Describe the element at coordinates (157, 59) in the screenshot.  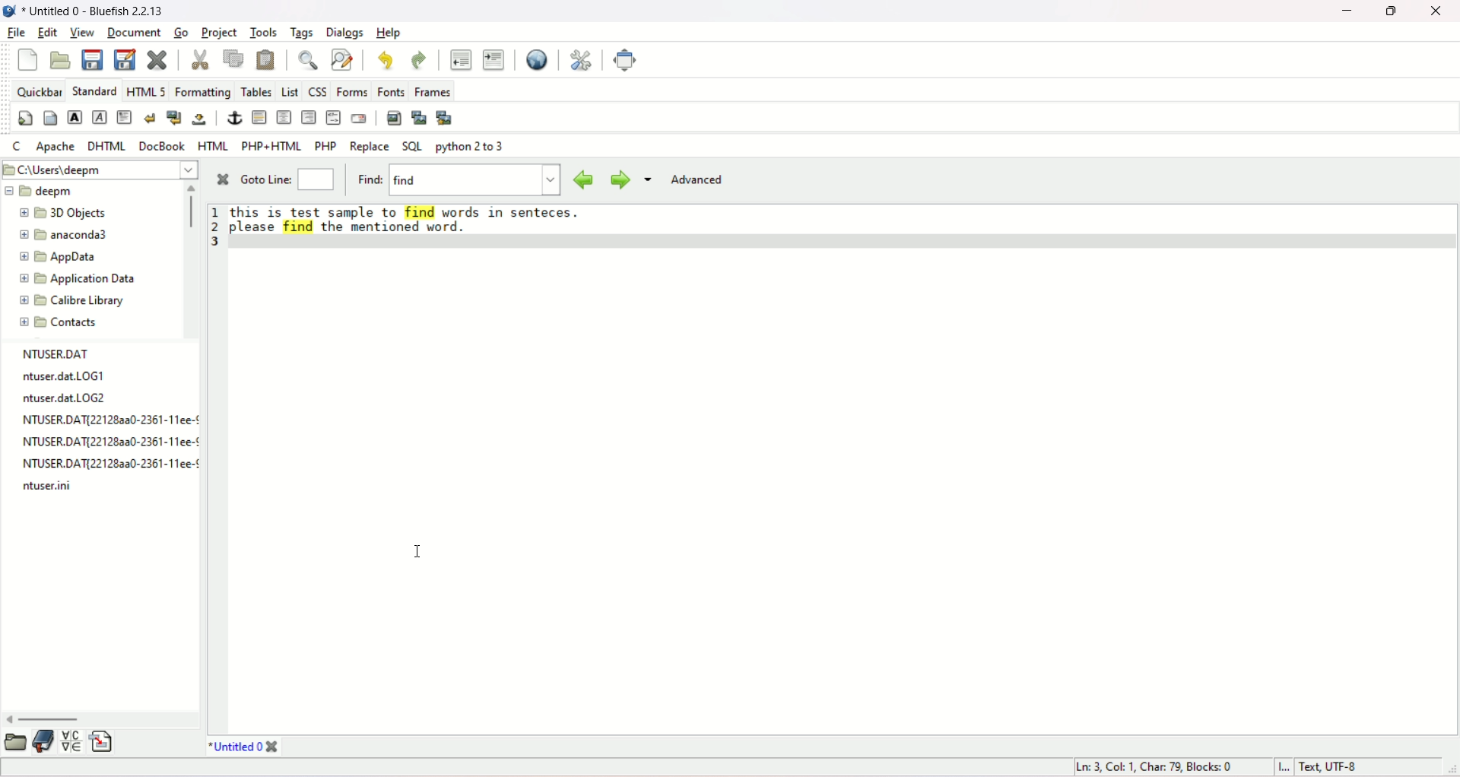
I see `clear current file` at that location.